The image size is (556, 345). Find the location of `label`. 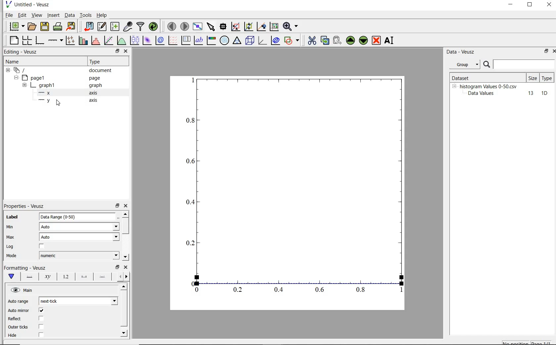

label is located at coordinates (12, 217).